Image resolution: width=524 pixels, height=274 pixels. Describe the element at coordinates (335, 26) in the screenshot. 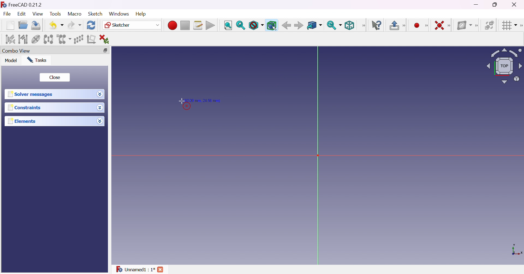

I see `` at that location.